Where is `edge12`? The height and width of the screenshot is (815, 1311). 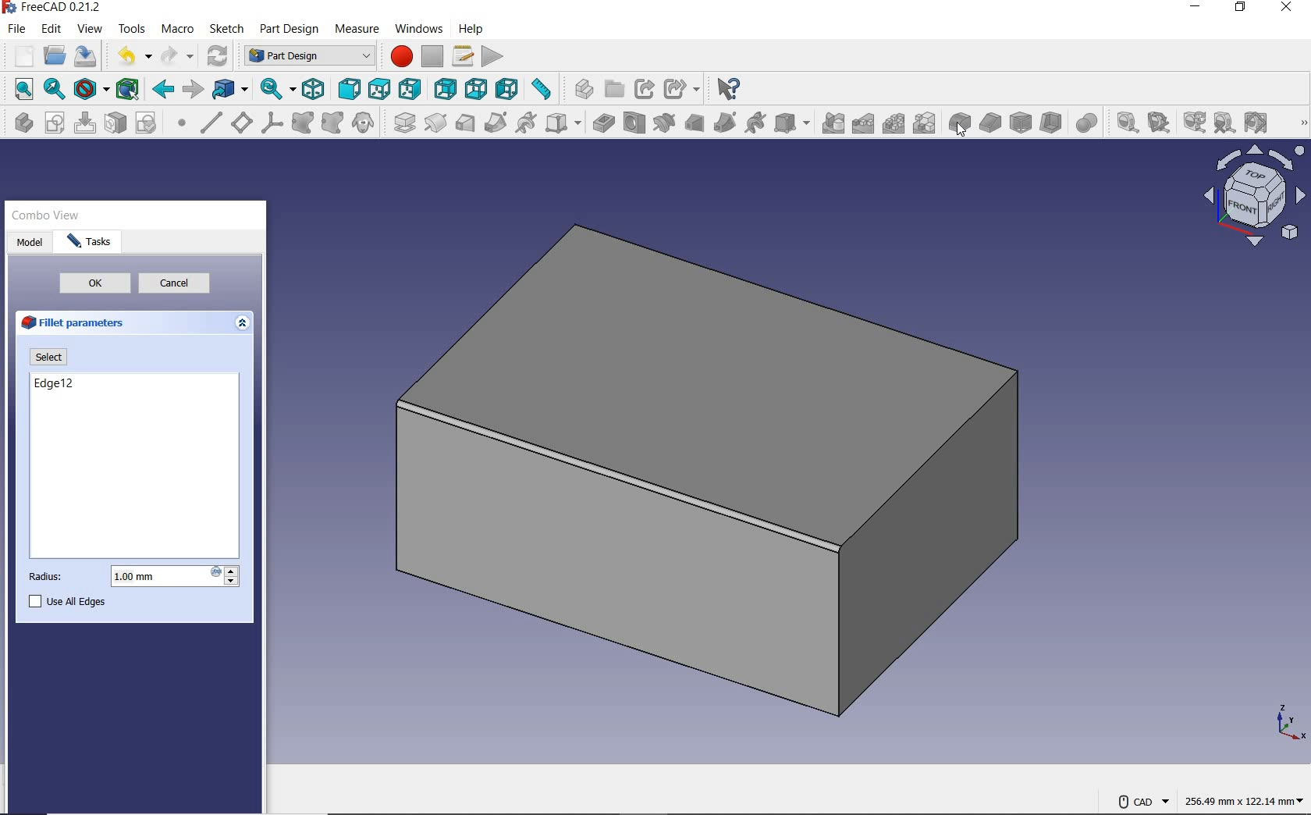 edge12 is located at coordinates (51, 383).